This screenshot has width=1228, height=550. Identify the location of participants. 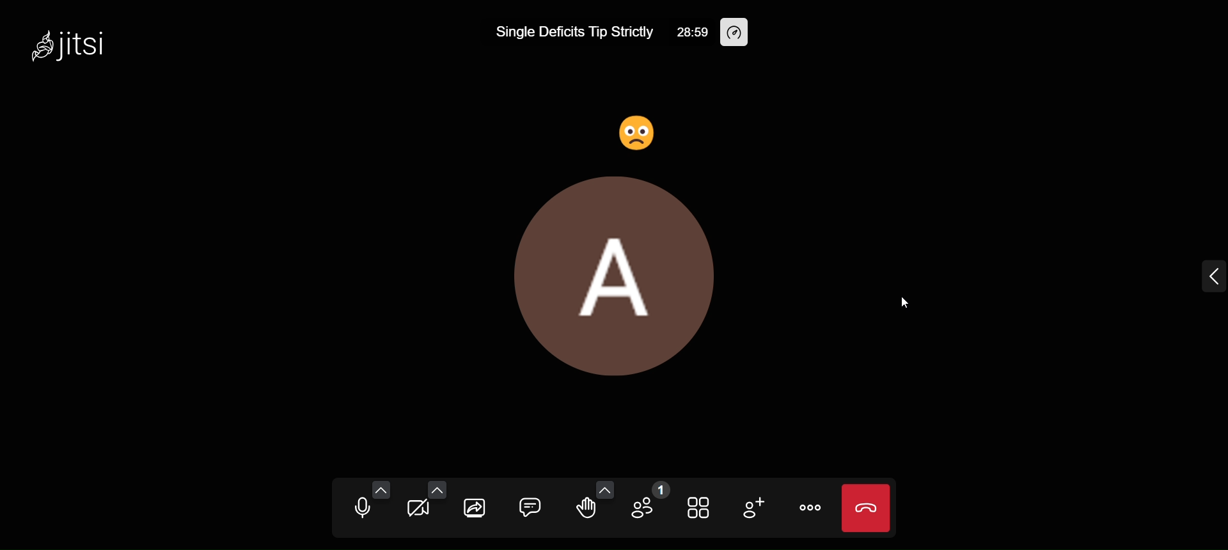
(652, 503).